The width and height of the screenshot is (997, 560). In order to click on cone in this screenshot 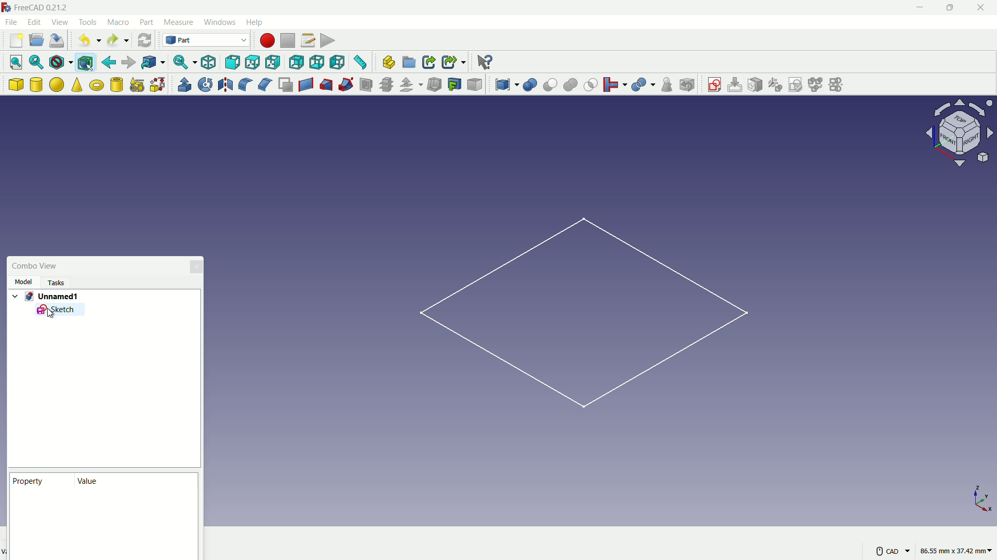, I will do `click(77, 84)`.